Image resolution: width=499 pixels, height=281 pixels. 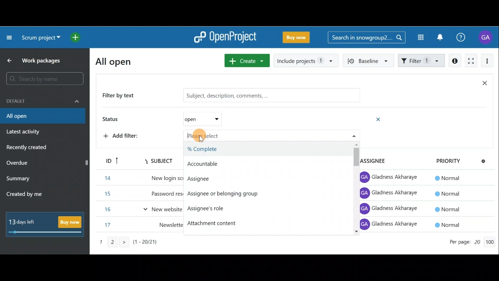 I want to click on Create, so click(x=246, y=60).